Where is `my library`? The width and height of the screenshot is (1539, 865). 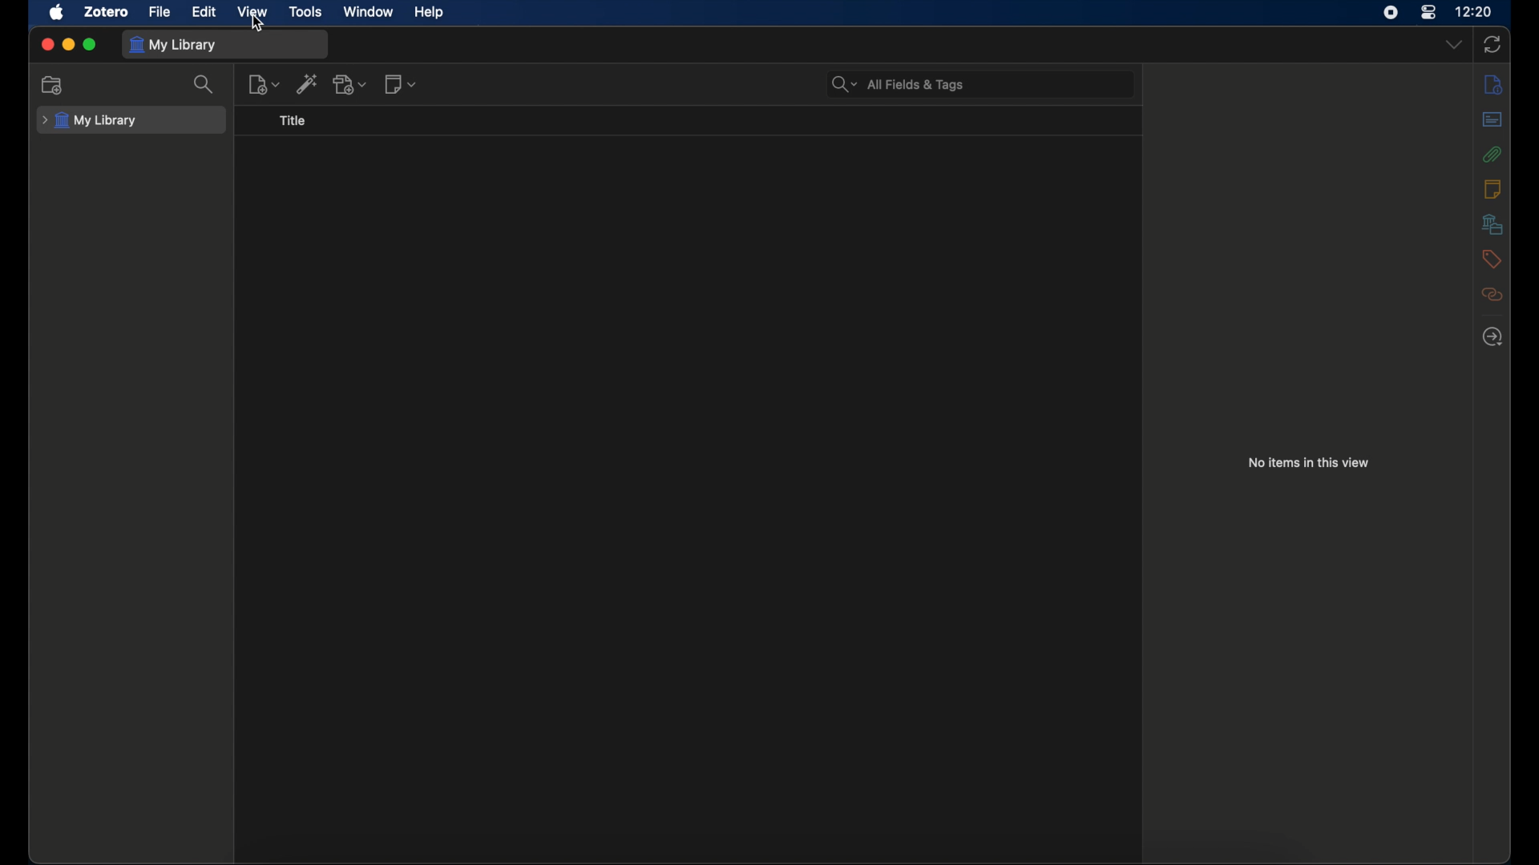
my library is located at coordinates (88, 121).